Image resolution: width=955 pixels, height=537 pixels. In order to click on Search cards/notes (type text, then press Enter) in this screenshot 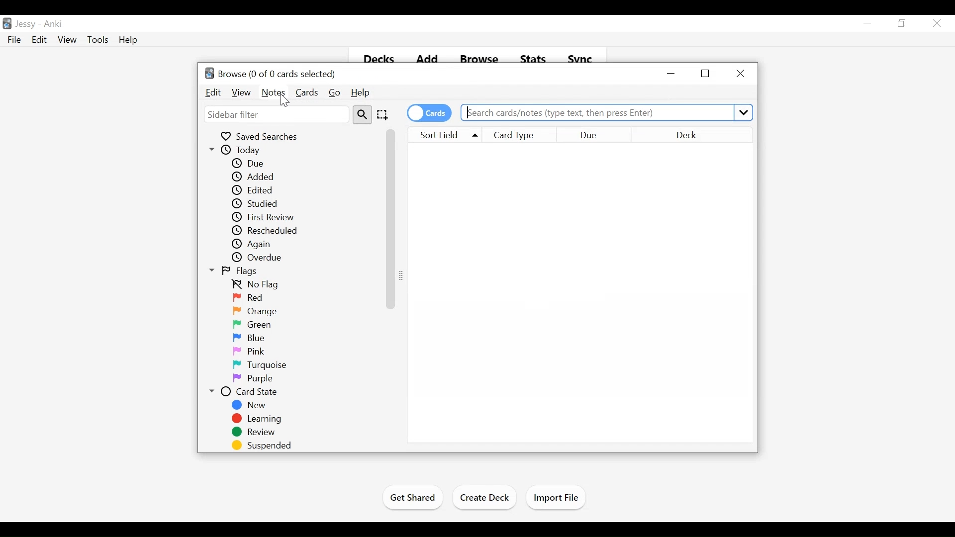, I will do `click(604, 112)`.